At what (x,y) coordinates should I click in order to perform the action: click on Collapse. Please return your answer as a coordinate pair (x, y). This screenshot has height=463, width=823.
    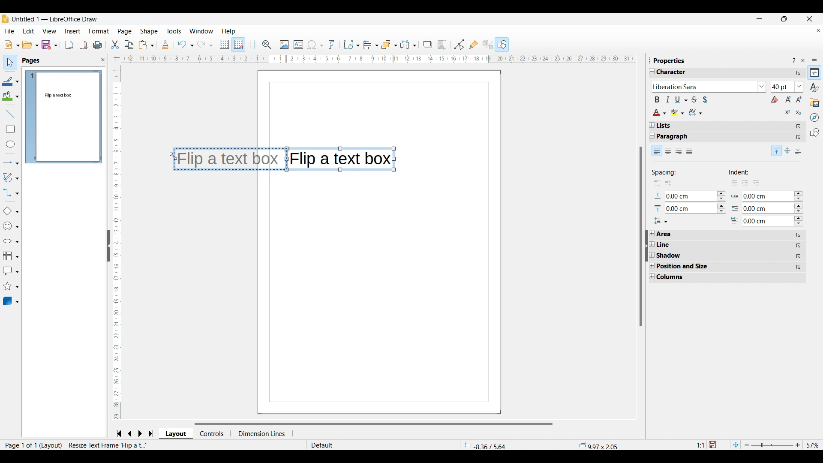
    Looking at the image, I should click on (652, 136).